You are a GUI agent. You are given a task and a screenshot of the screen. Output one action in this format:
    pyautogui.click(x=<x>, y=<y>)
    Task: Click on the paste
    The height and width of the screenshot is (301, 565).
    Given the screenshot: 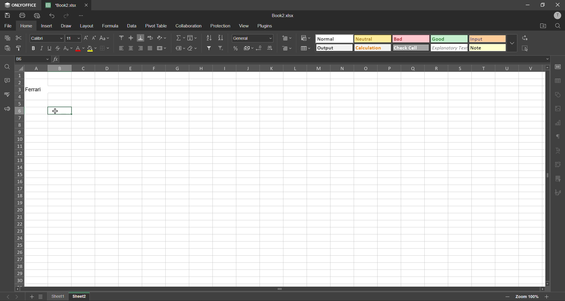 What is the action you would take?
    pyautogui.click(x=7, y=48)
    